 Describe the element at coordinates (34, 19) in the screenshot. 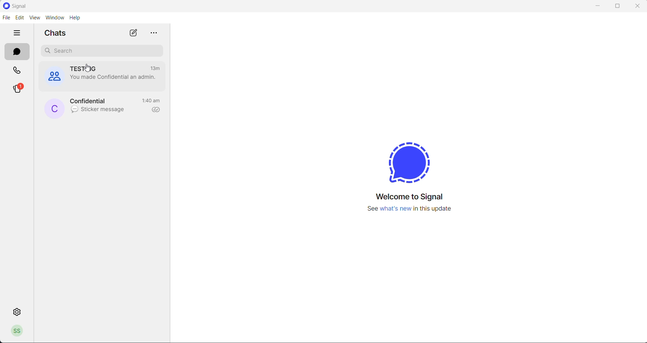

I see `view` at that location.